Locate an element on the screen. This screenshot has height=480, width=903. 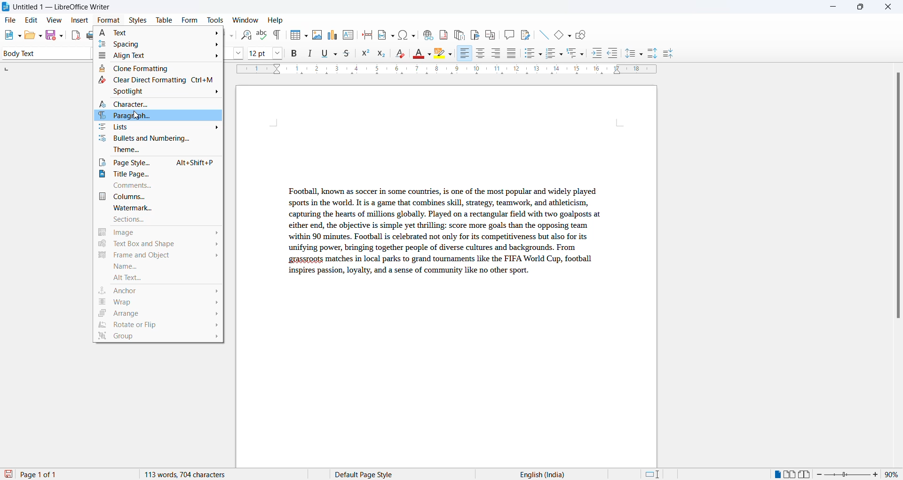
basic shapes is located at coordinates (560, 33).